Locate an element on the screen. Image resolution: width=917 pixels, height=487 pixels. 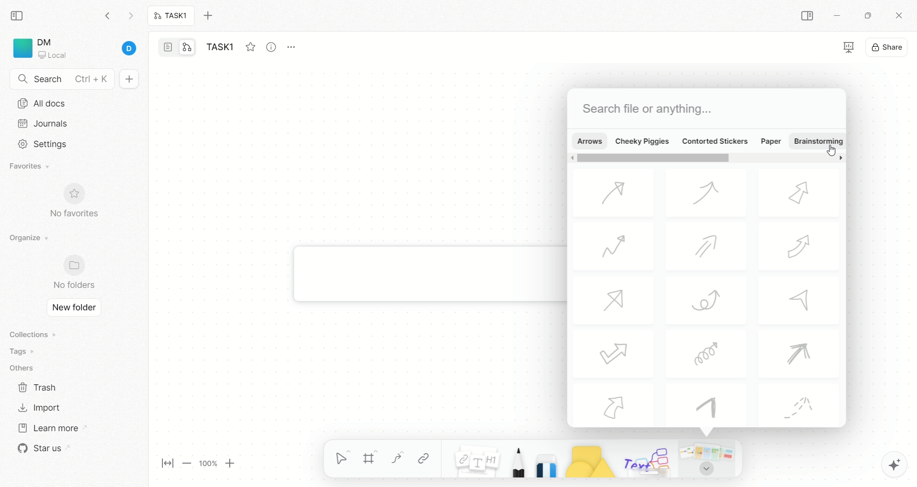
frame is located at coordinates (374, 460).